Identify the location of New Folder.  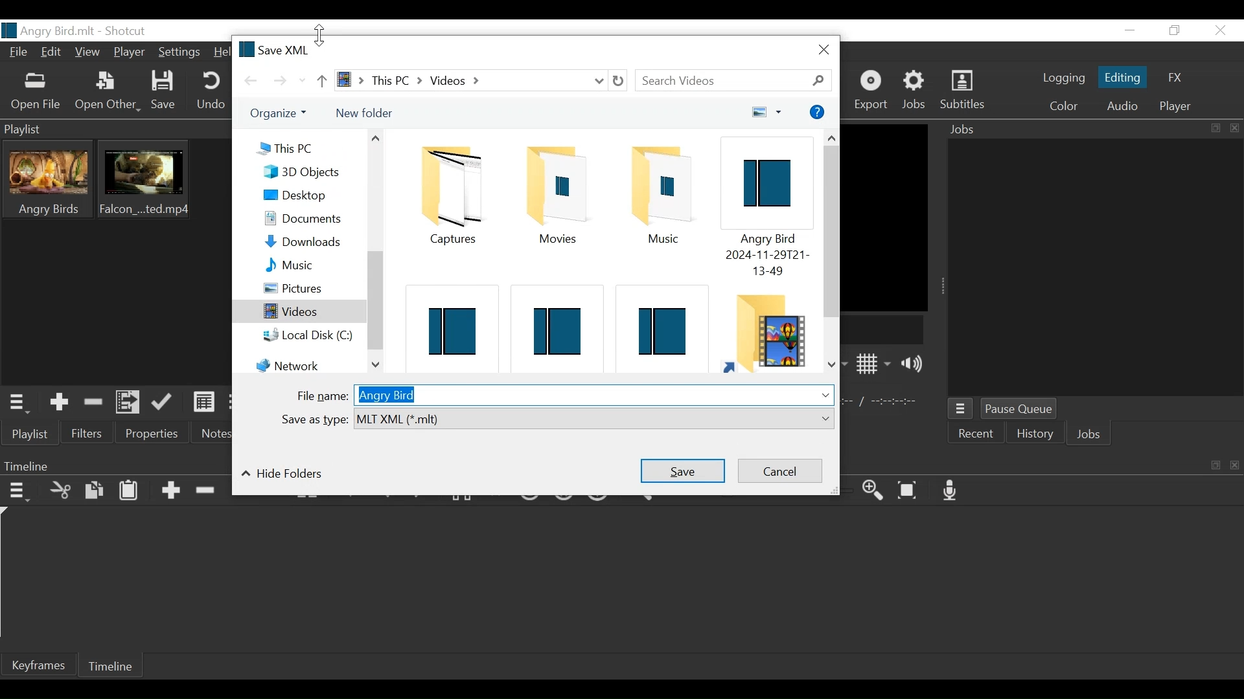
(363, 112).